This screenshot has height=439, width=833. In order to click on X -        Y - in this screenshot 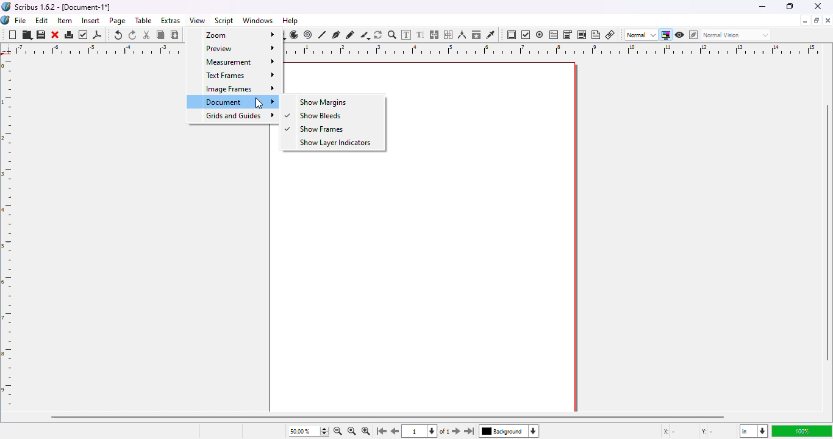, I will do `click(690, 432)`.